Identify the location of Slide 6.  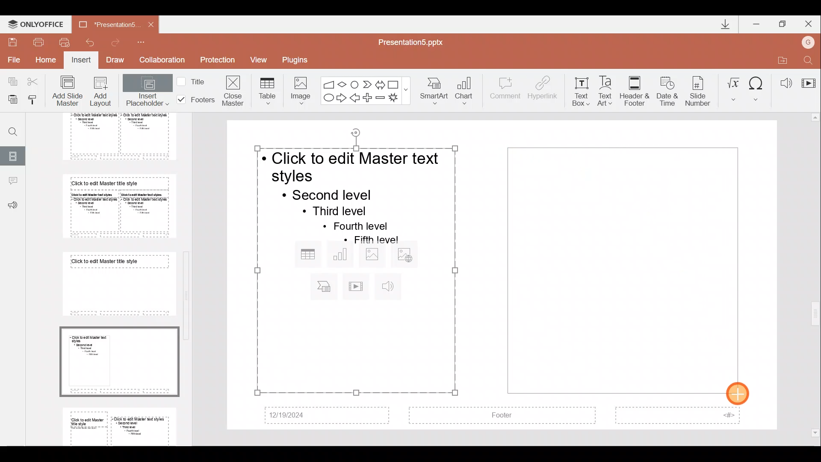
(116, 206).